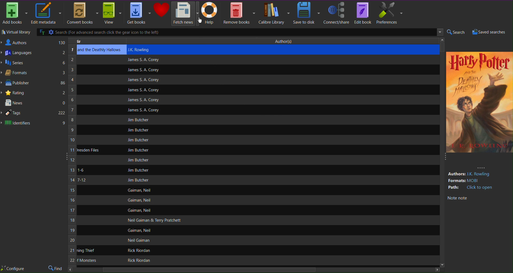  Describe the element at coordinates (81, 180) in the screenshot. I see `7-12` at that location.